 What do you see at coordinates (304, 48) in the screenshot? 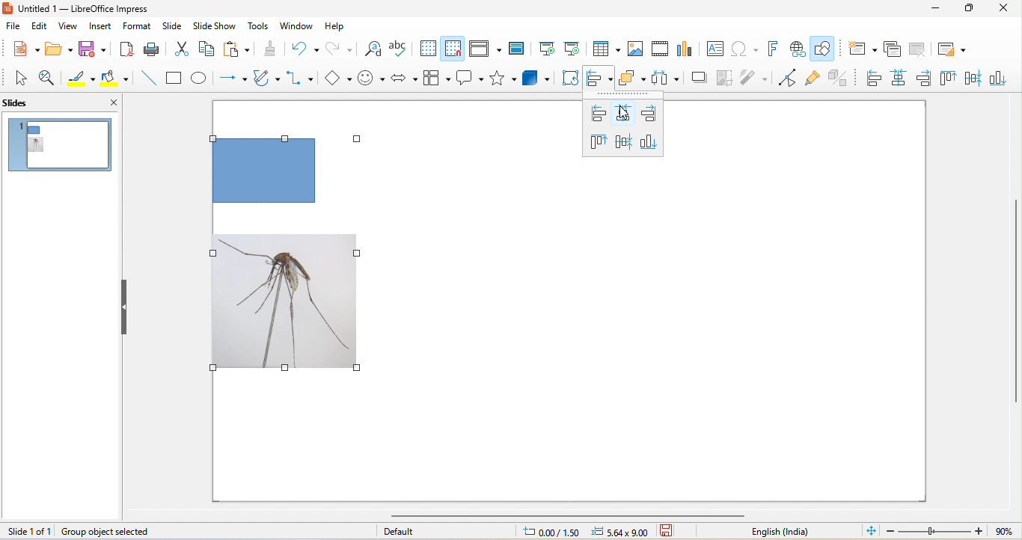
I see `undo` at bounding box center [304, 48].